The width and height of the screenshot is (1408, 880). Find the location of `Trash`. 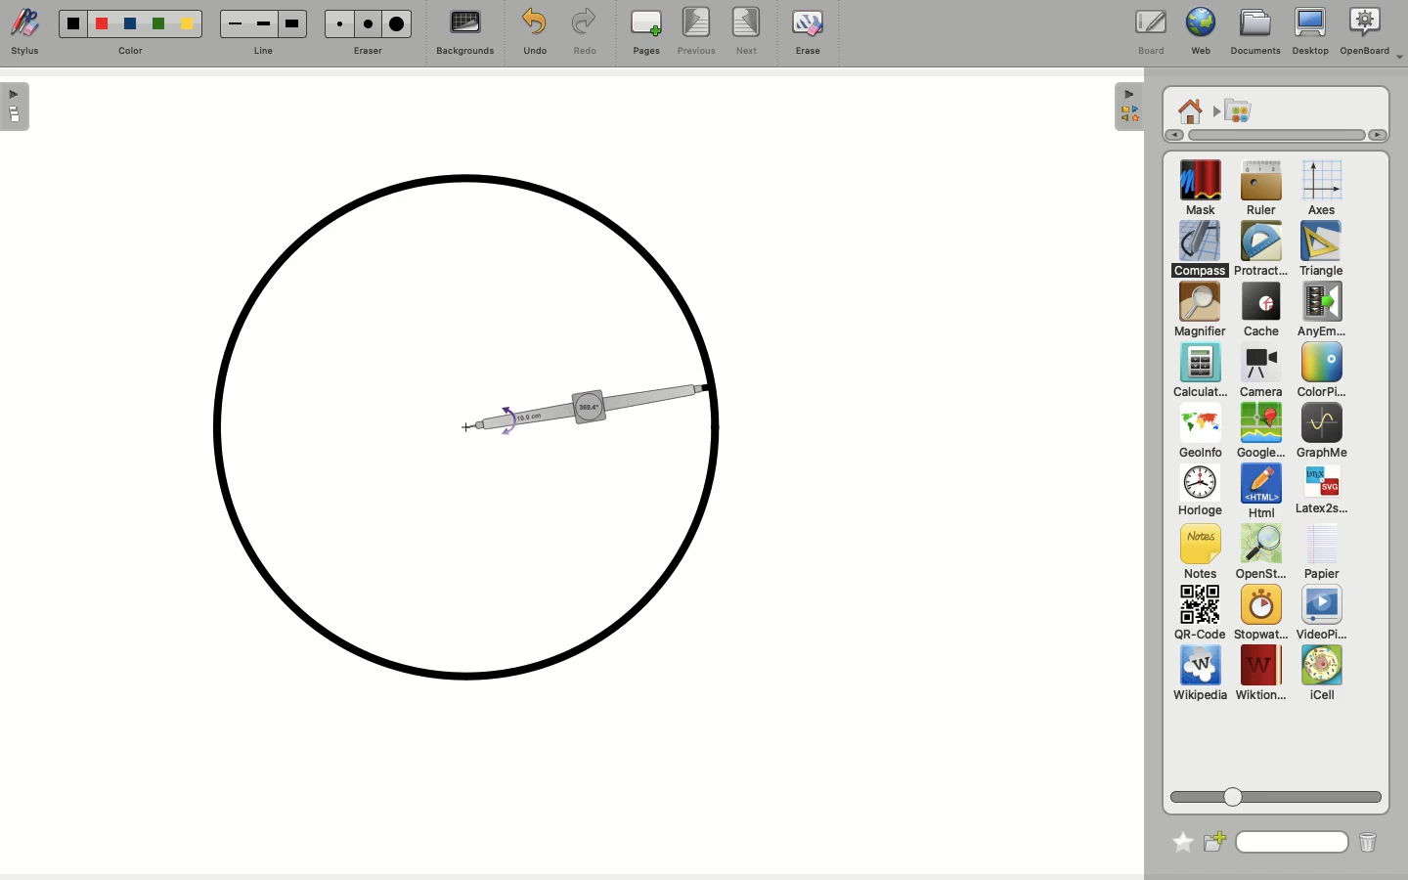

Trash is located at coordinates (1366, 842).